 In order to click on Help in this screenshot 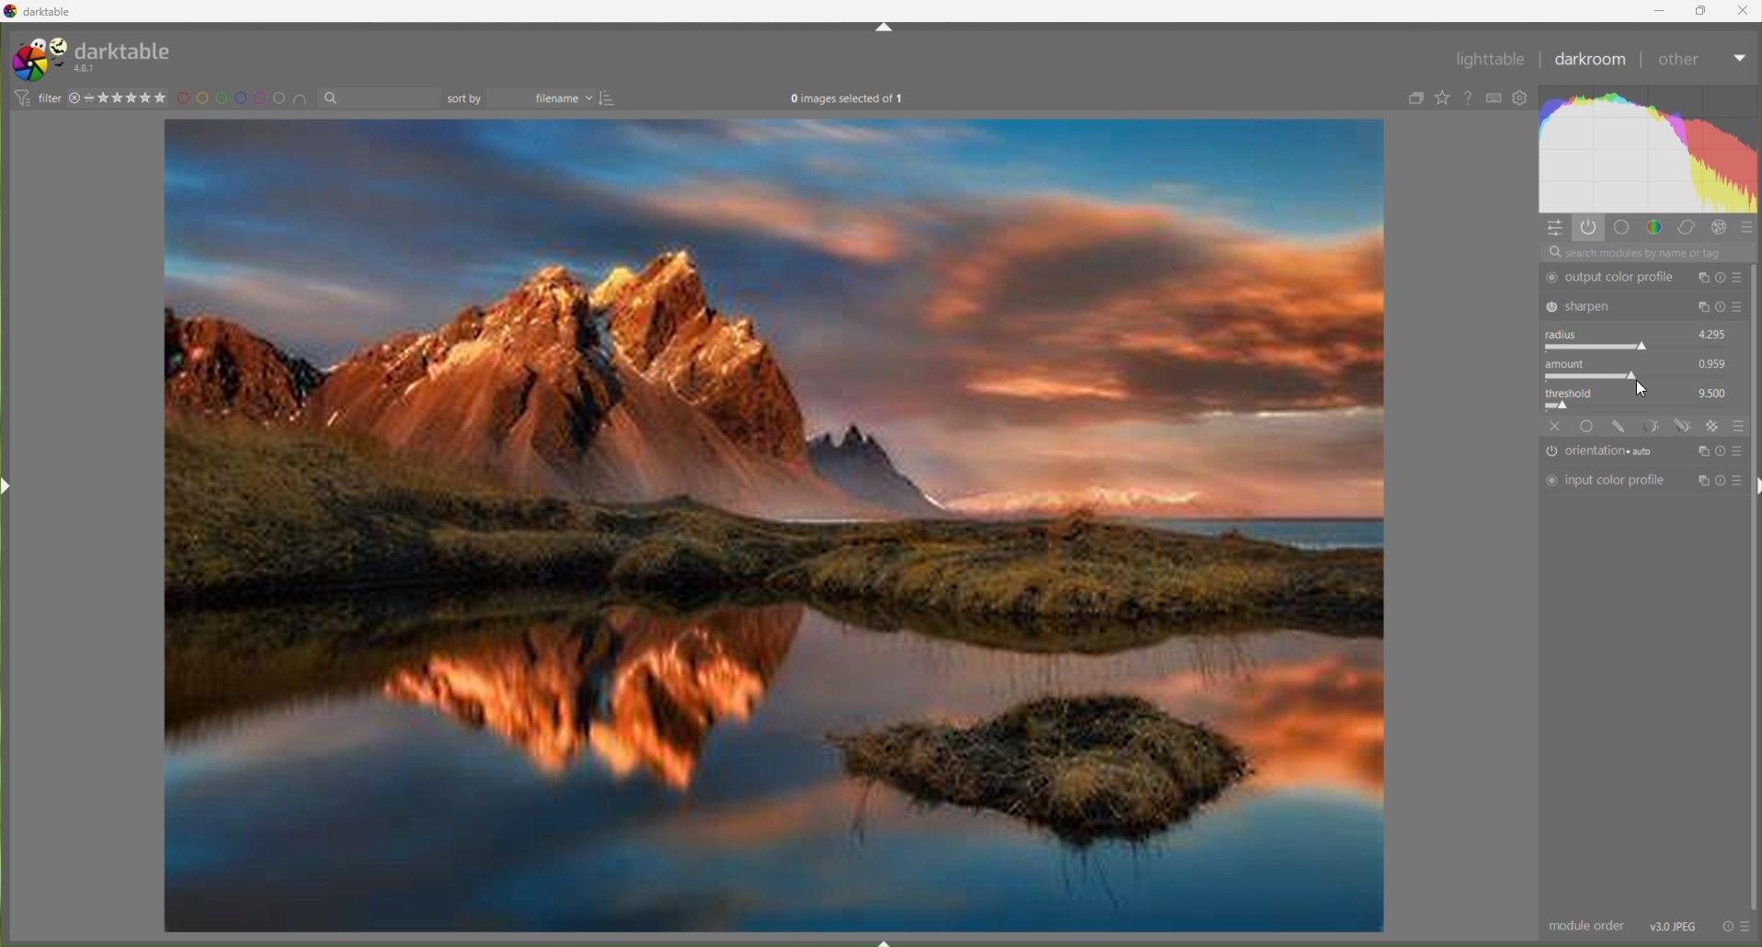, I will do `click(1470, 98)`.